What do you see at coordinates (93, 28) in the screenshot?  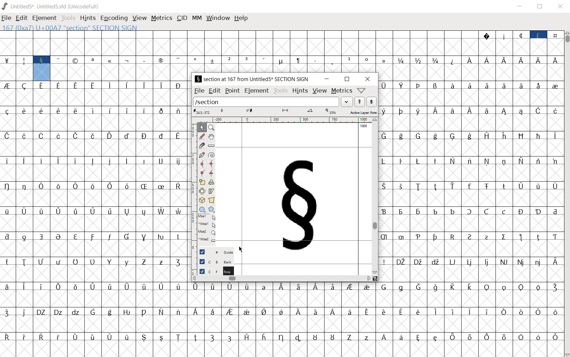 I see `167 (0xA7) U+00A7 "SECTION" SECTION SIGN` at bounding box center [93, 28].